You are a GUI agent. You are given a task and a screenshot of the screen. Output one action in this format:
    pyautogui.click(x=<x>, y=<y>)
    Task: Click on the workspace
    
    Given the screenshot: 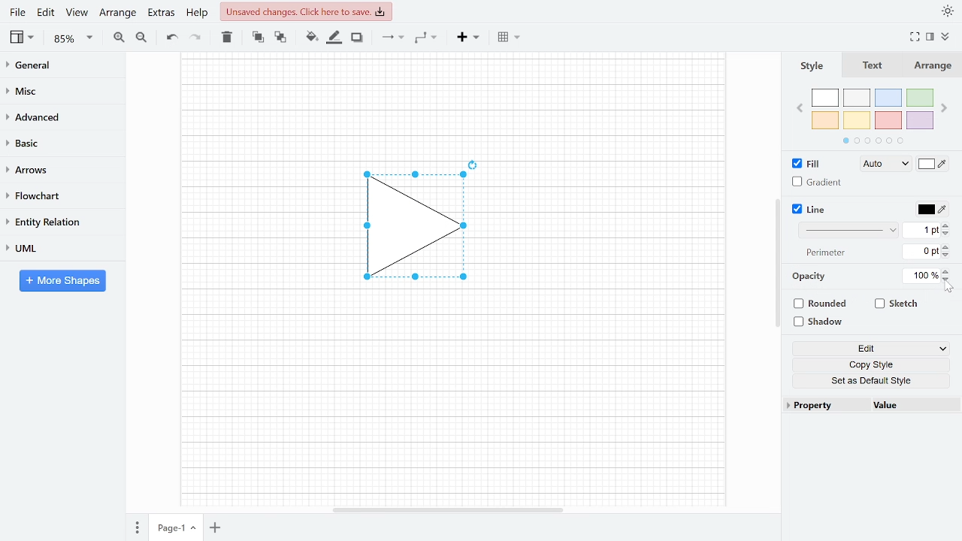 What is the action you would take?
    pyautogui.click(x=452, y=402)
    